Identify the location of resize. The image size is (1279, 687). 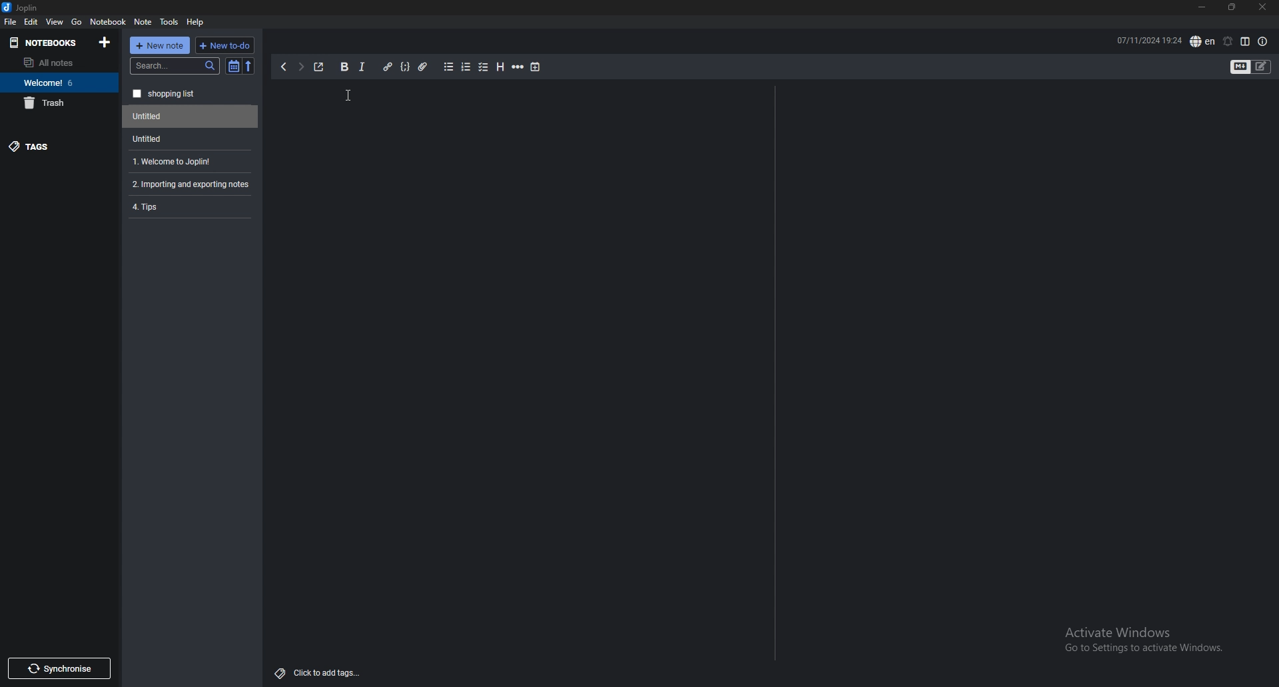
(1232, 8).